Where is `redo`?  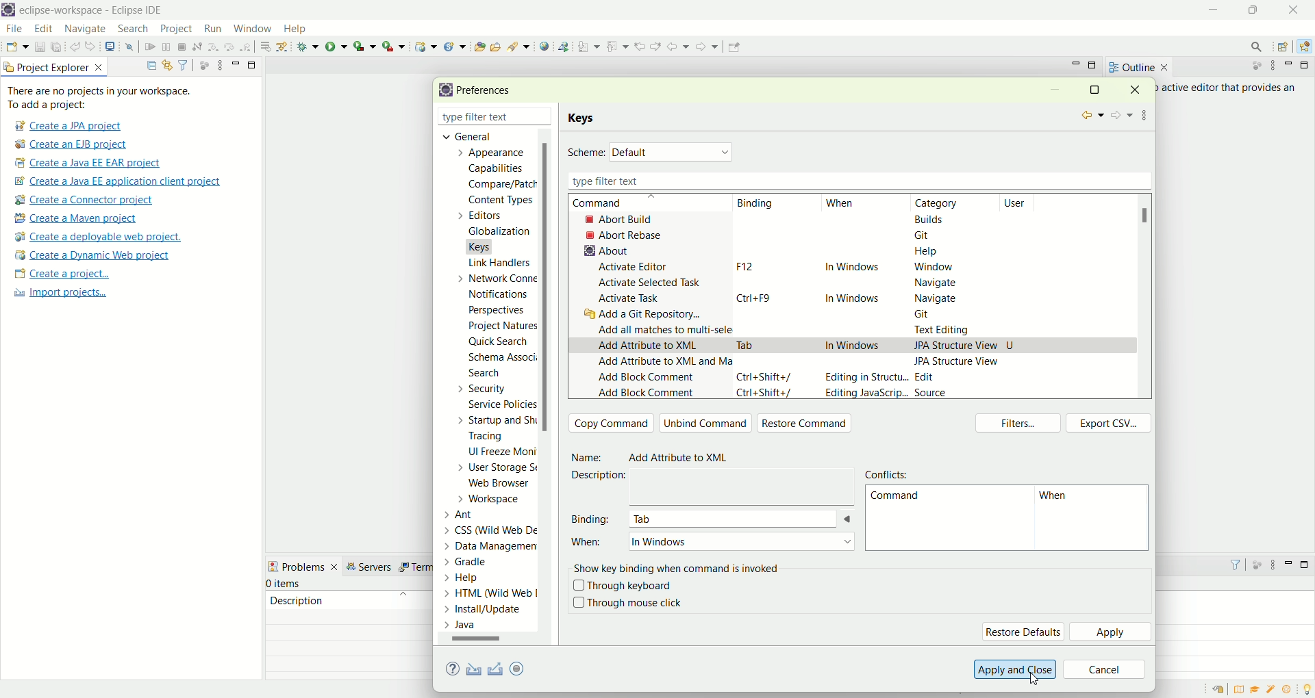 redo is located at coordinates (93, 47).